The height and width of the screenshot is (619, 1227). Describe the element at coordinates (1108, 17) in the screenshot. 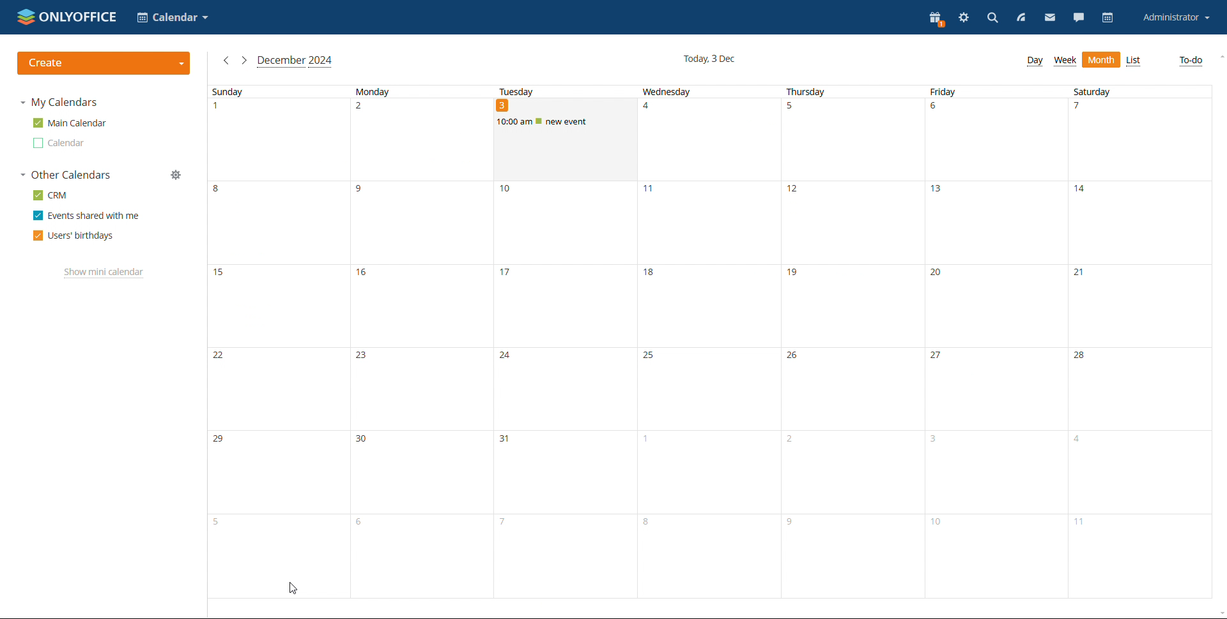

I see `calendar` at that location.